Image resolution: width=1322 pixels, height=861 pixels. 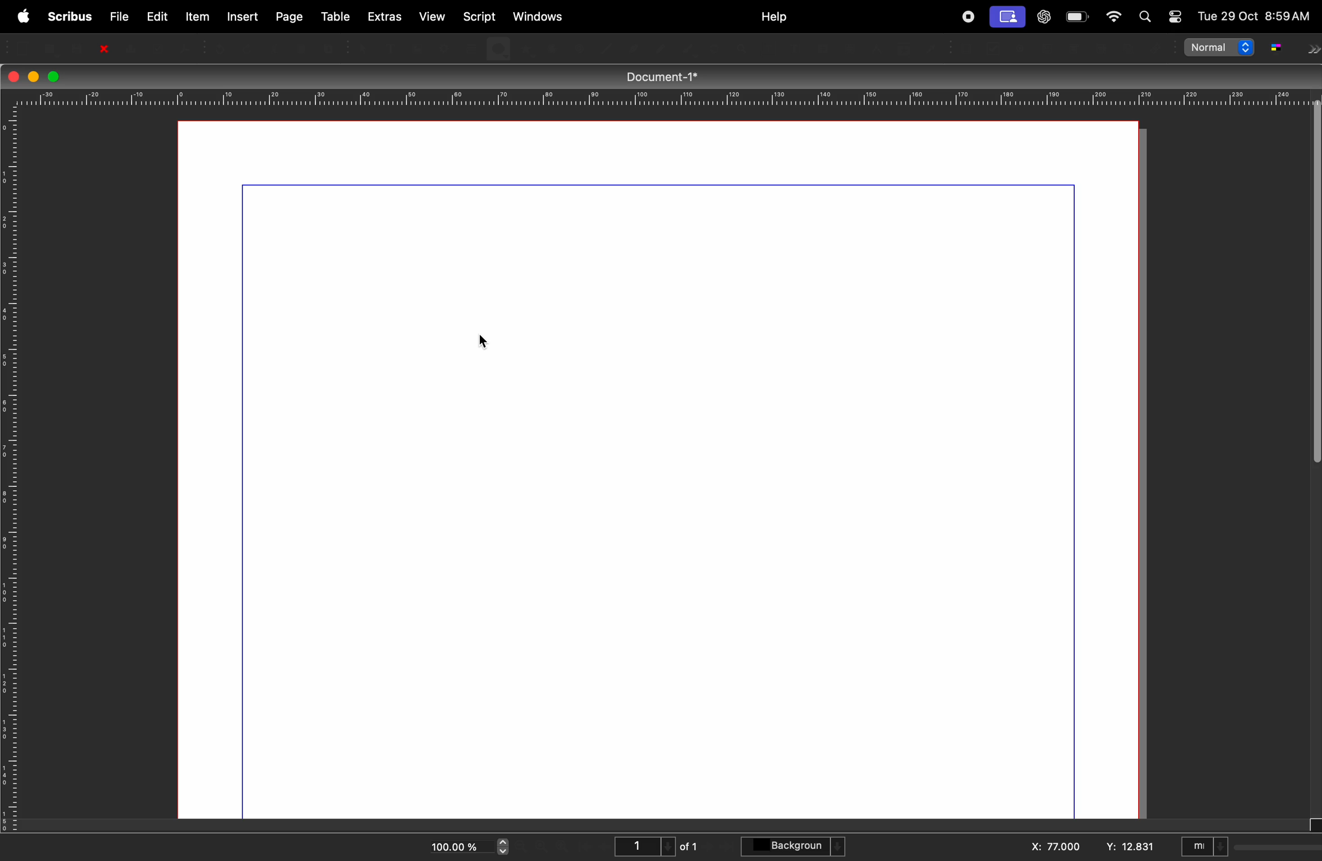 What do you see at coordinates (904, 48) in the screenshot?
I see `Copy item properties` at bounding box center [904, 48].